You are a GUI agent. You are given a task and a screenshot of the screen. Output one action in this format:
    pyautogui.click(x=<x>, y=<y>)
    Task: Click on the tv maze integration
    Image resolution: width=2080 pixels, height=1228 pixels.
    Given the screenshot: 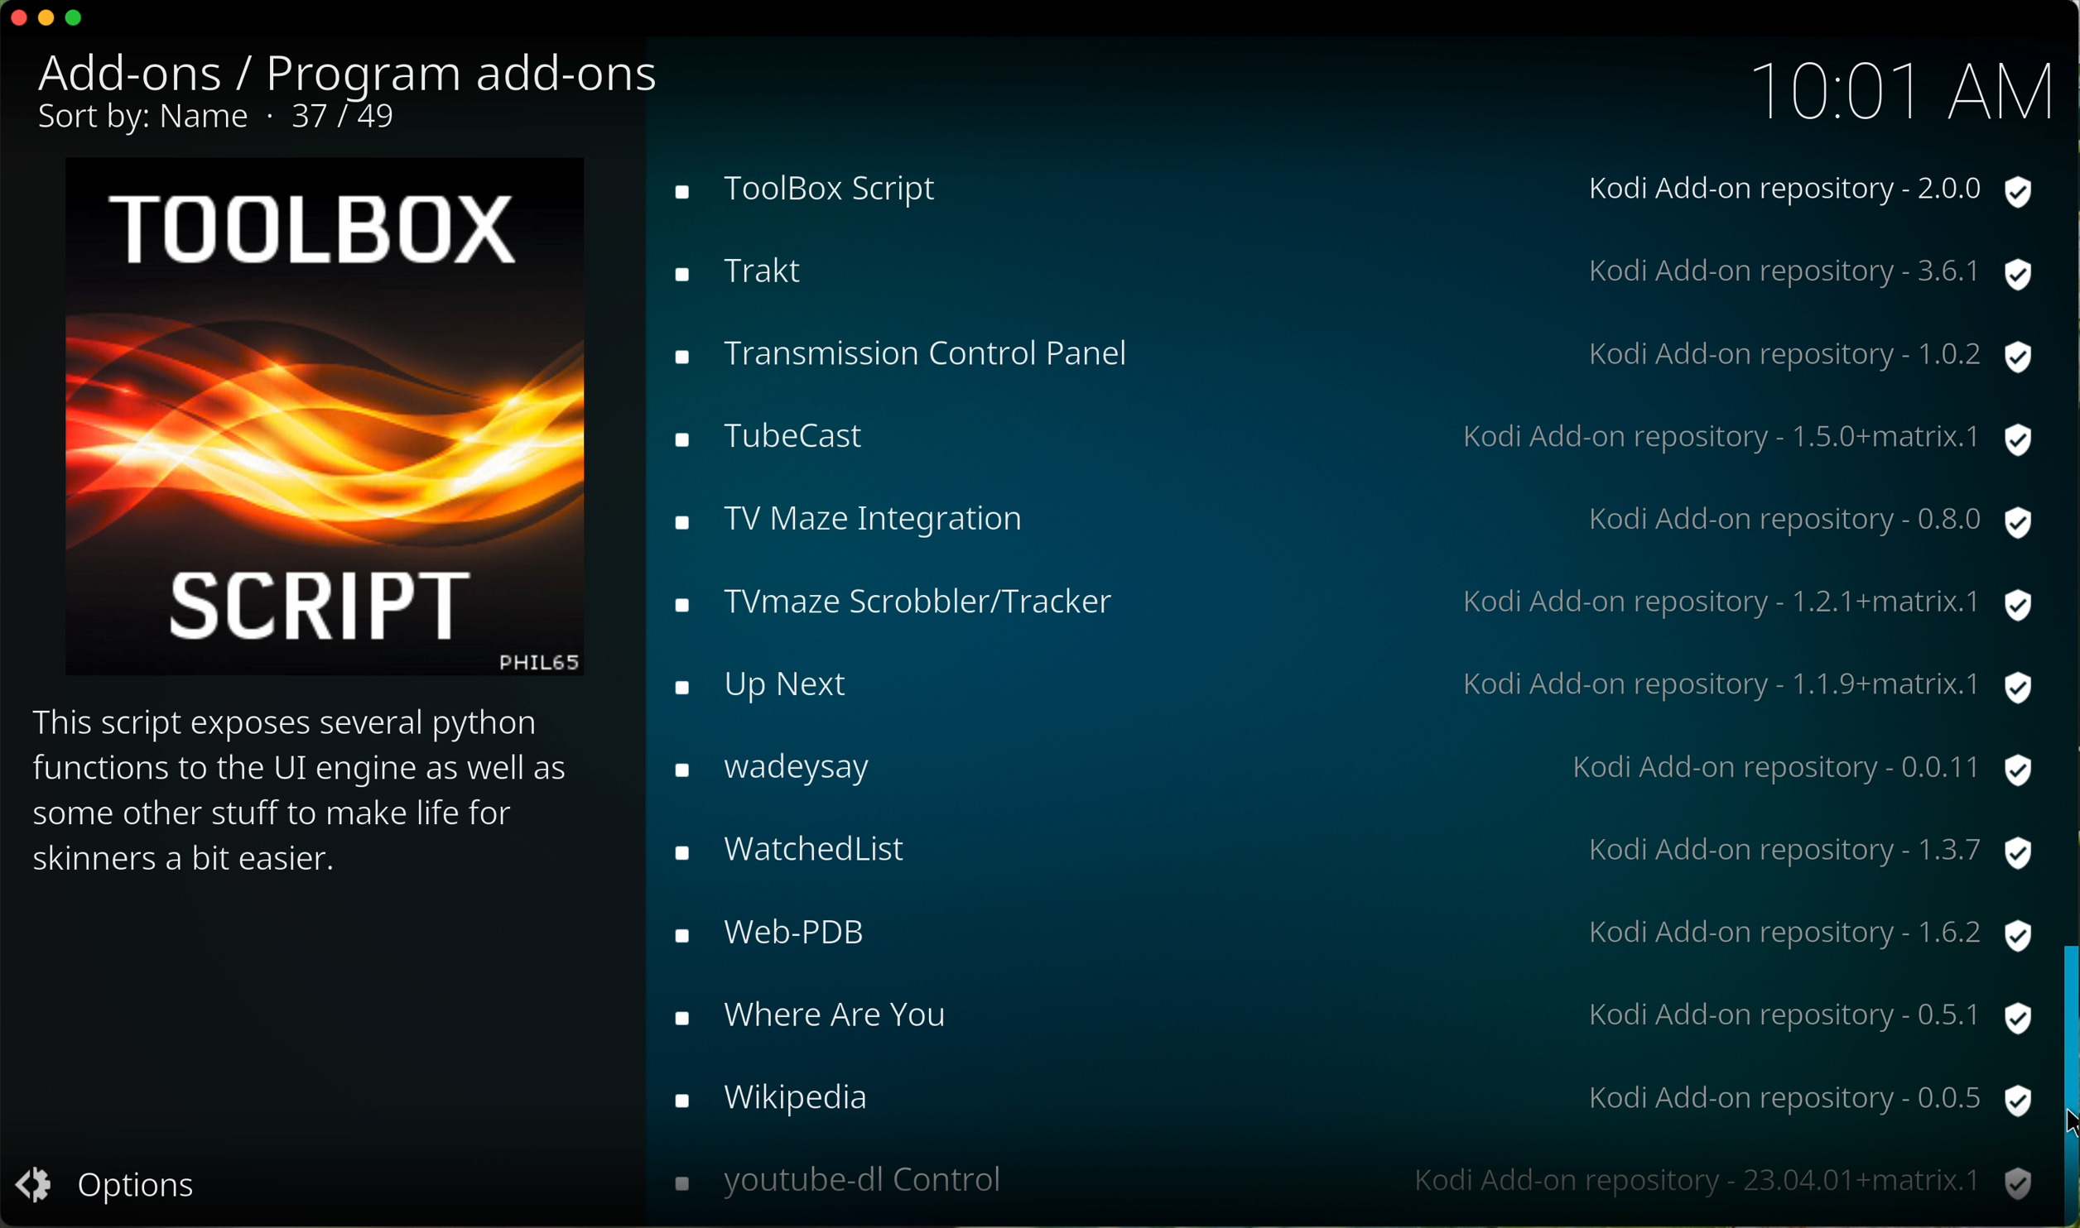 What is the action you would take?
    pyautogui.click(x=1343, y=517)
    